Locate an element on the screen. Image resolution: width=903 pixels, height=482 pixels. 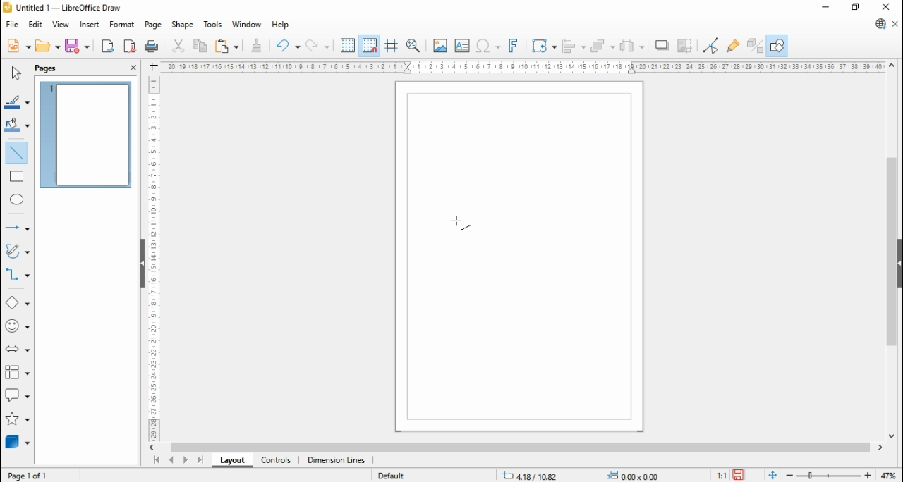
callout shapes is located at coordinates (18, 395).